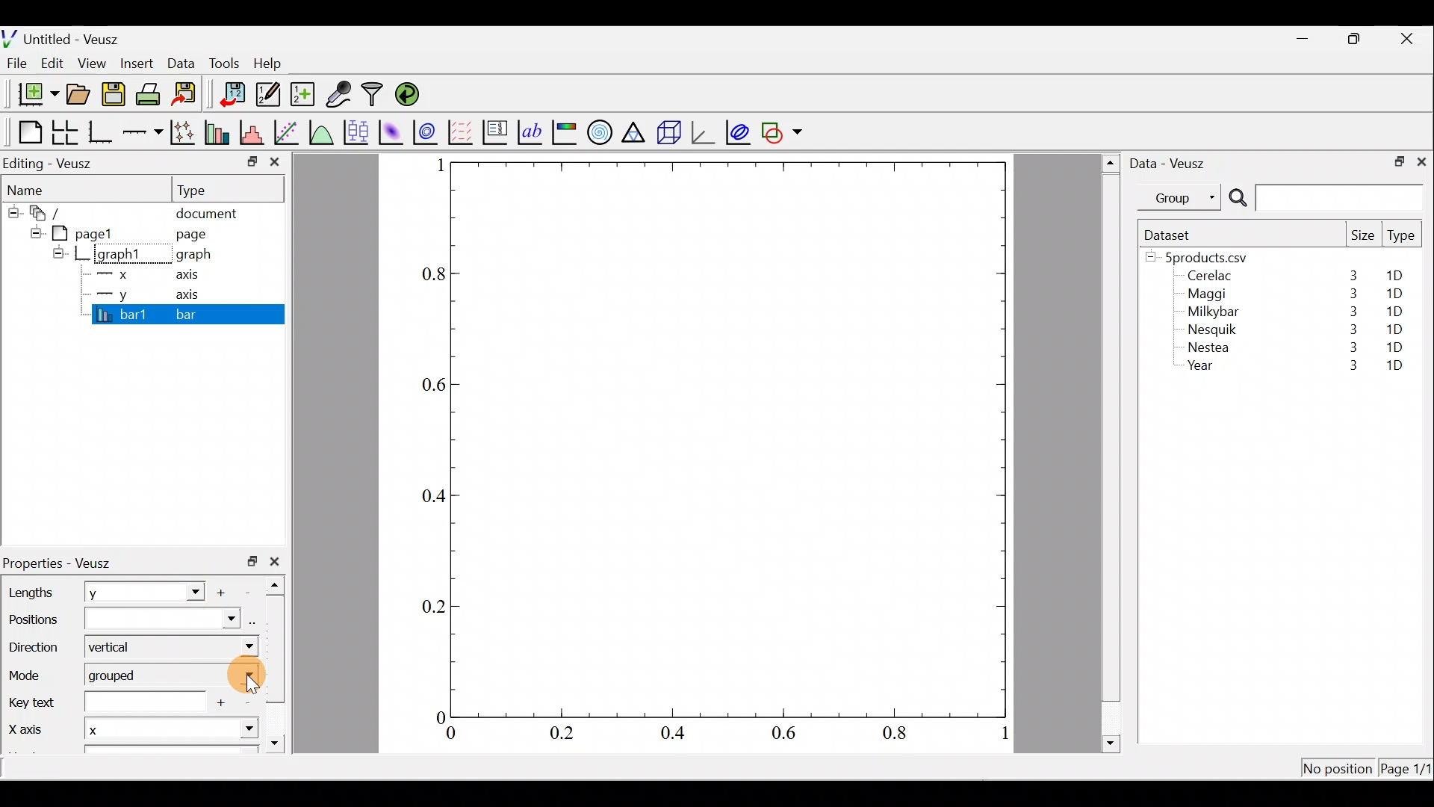 The image size is (1434, 807). I want to click on 0.6, so click(430, 385).